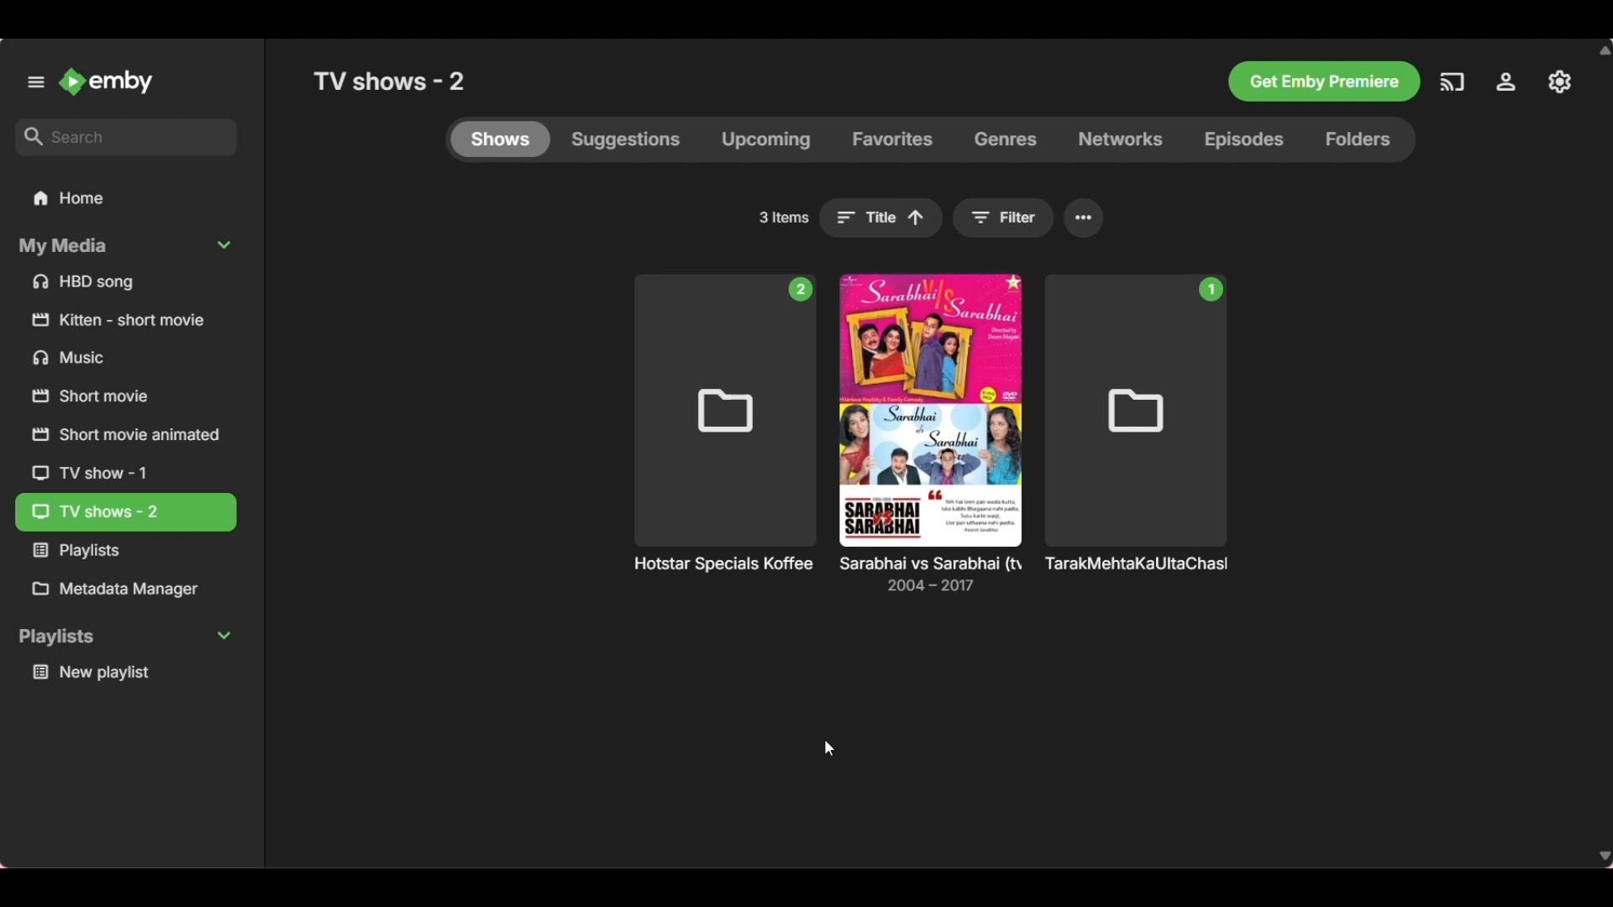 The image size is (1613, 907). What do you see at coordinates (930, 411) in the screenshot?
I see `Cover image of respective TV show` at bounding box center [930, 411].